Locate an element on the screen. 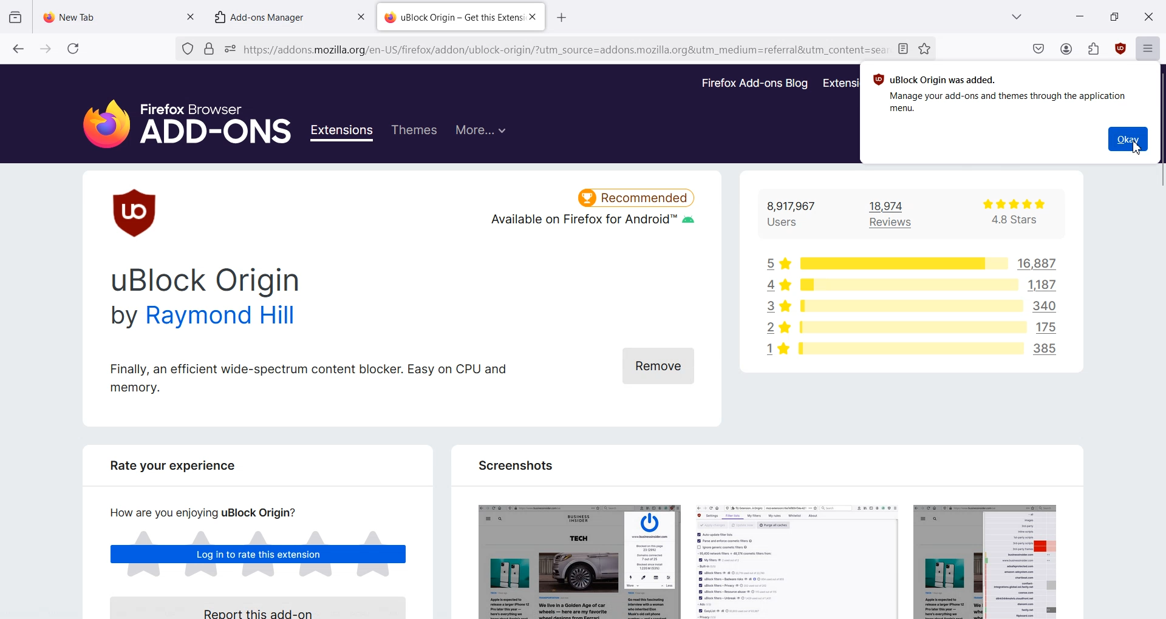 The height and width of the screenshot is (619, 1166). J uBlock Origin was added. is located at coordinates (962, 81).